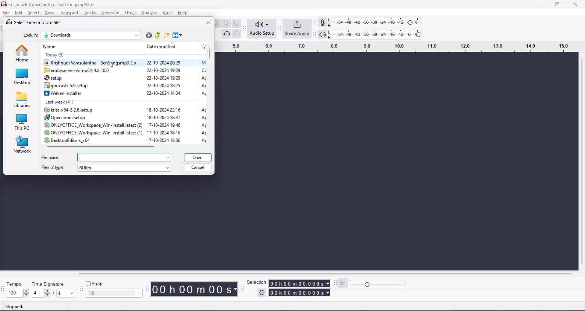 This screenshot has height=311, width=585. I want to click on play at speed, so click(342, 283).